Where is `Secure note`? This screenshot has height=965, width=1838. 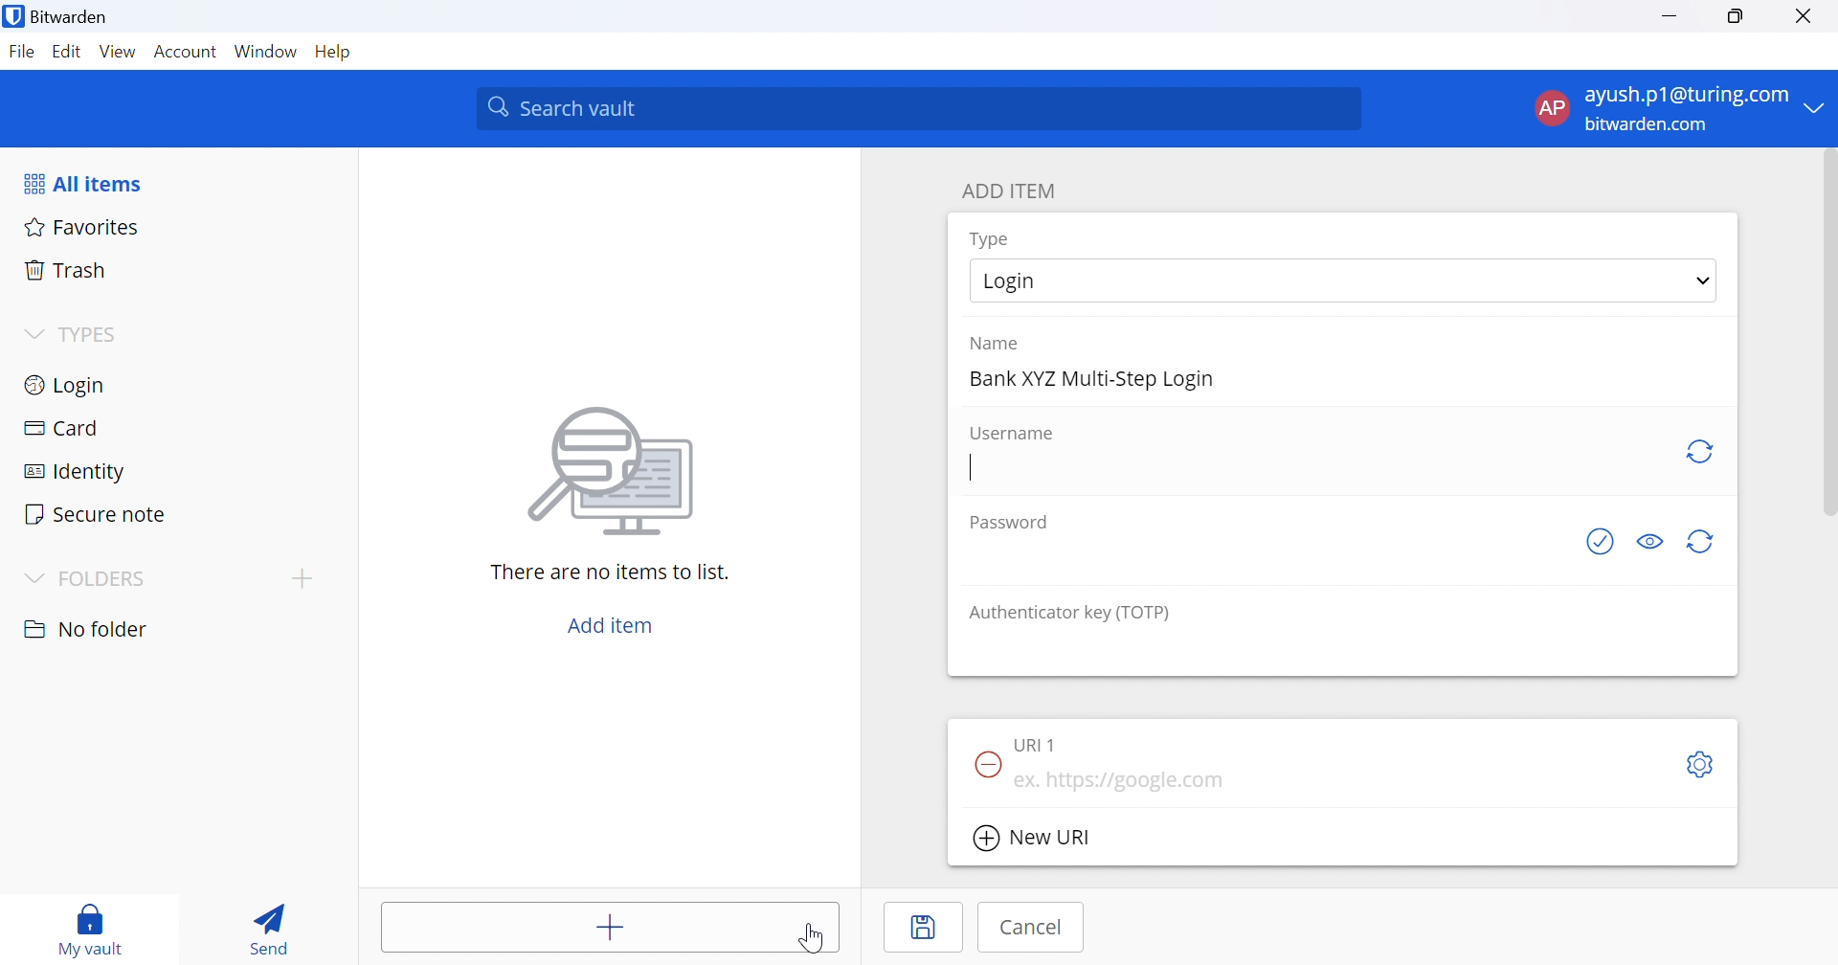
Secure note is located at coordinates (99, 516).